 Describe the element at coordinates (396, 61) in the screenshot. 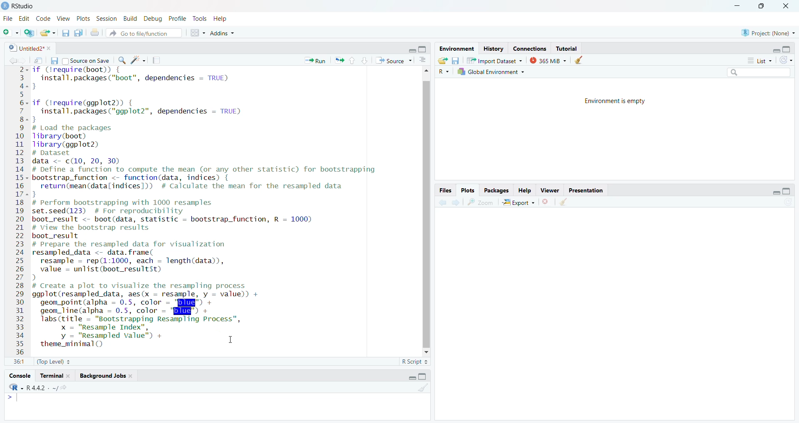

I see ` Source ~` at that location.